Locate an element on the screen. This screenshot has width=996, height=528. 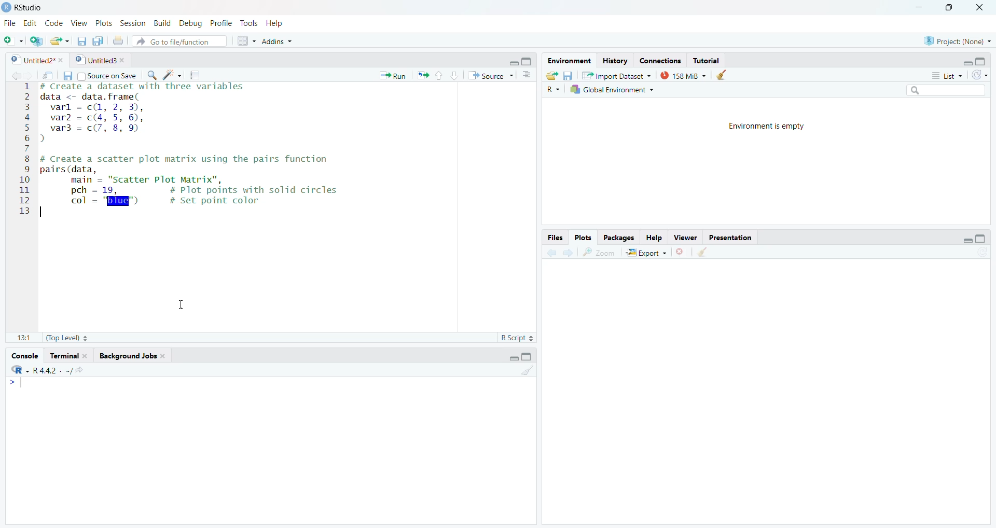
Import Dataset  is located at coordinates (620, 74).